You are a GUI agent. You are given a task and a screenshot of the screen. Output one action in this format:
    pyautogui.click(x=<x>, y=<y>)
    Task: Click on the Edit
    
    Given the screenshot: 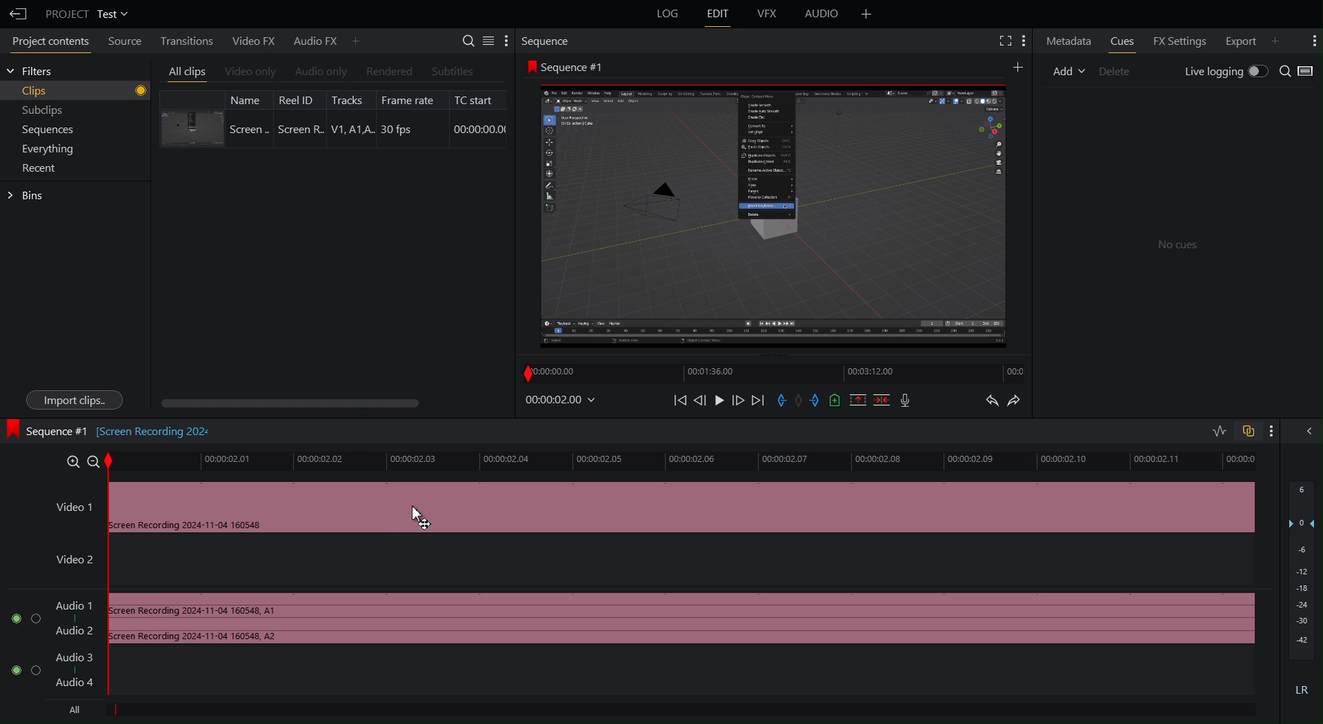 What is the action you would take?
    pyautogui.click(x=717, y=14)
    